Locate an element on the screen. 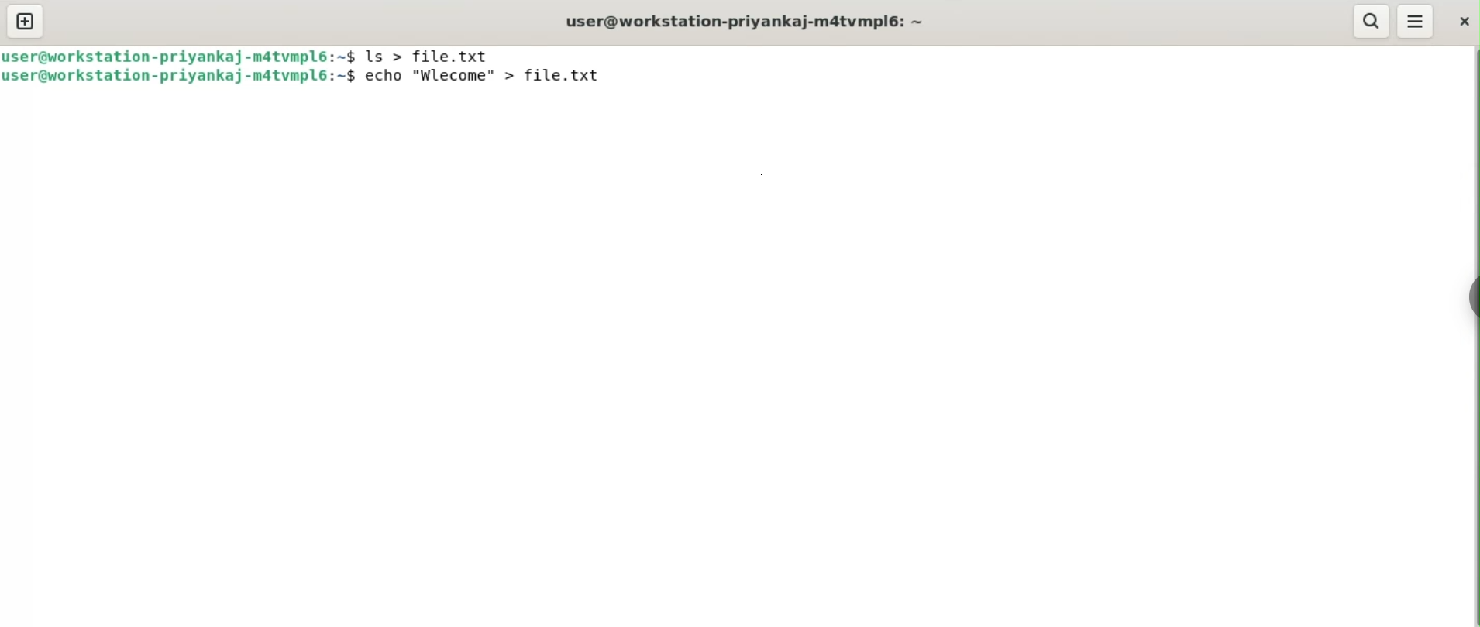 The image size is (1480, 627). user@workstation-priyankaj-m4tvmpl6: ~$ is located at coordinates (179, 56).